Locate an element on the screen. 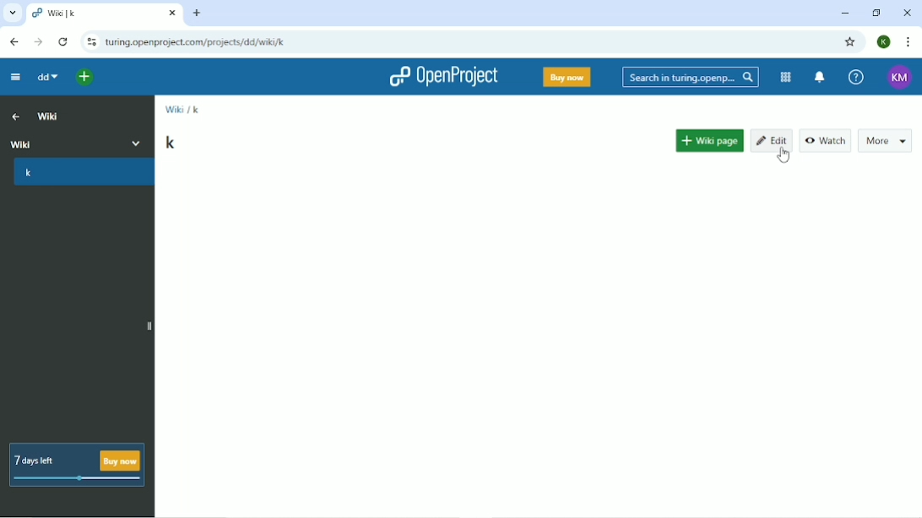 This screenshot has width=922, height=518. Back is located at coordinates (13, 40).